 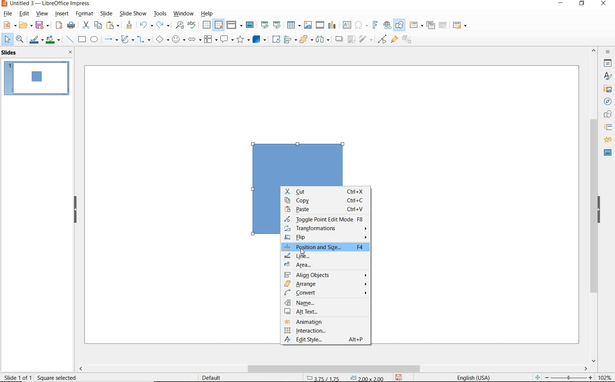 I want to click on slides, so click(x=10, y=53).